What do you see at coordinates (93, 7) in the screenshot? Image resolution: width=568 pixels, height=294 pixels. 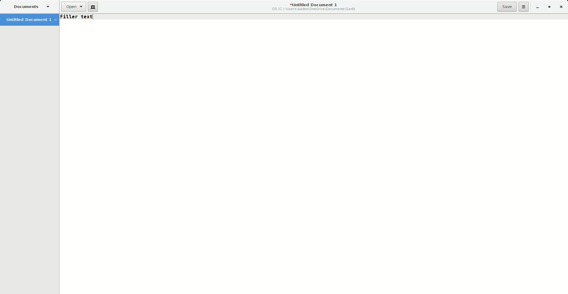 I see `New` at bounding box center [93, 7].